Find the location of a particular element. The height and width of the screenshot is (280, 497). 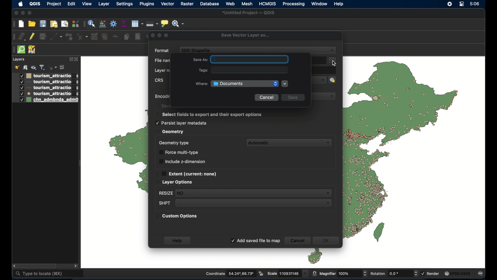

inactive buttons is located at coordinates (159, 35).